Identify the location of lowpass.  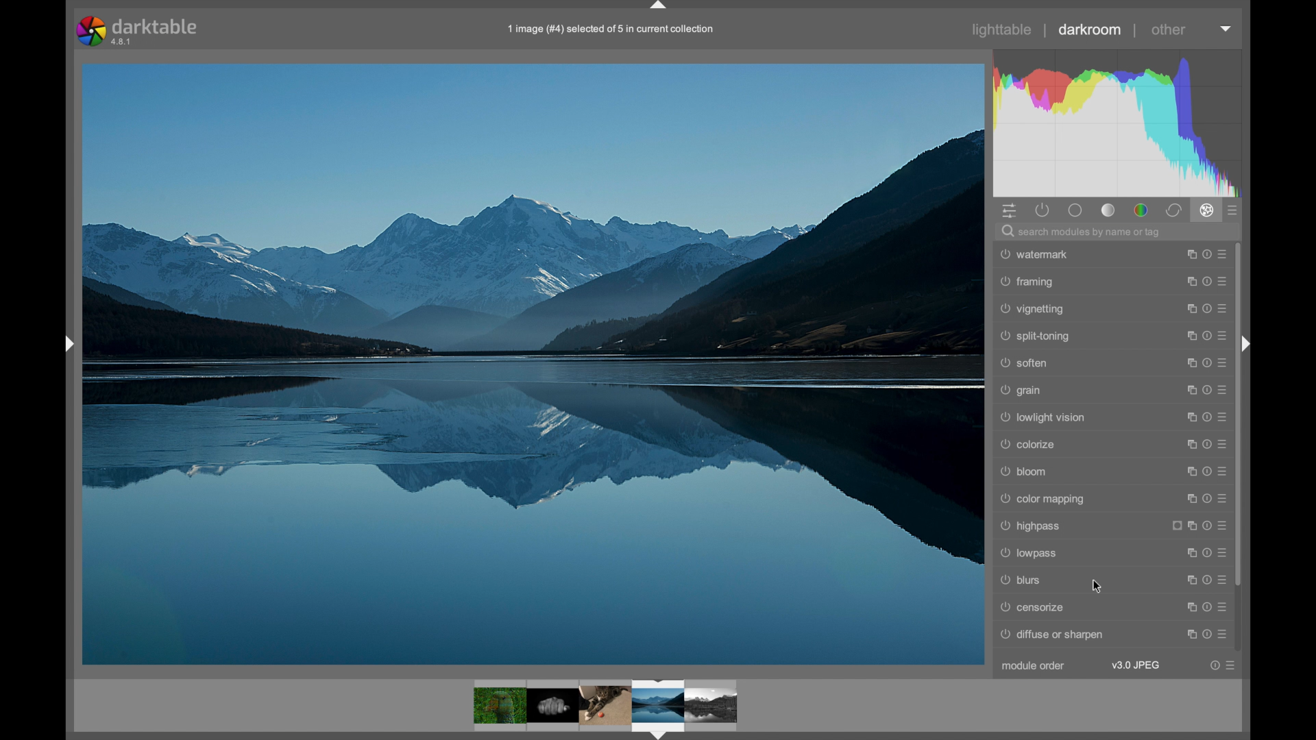
(1029, 554).